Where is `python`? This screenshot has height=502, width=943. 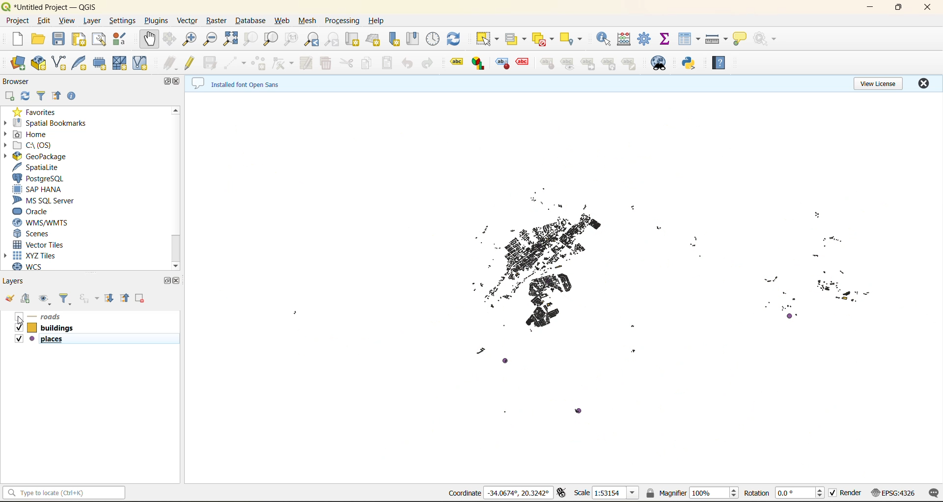
python is located at coordinates (693, 63).